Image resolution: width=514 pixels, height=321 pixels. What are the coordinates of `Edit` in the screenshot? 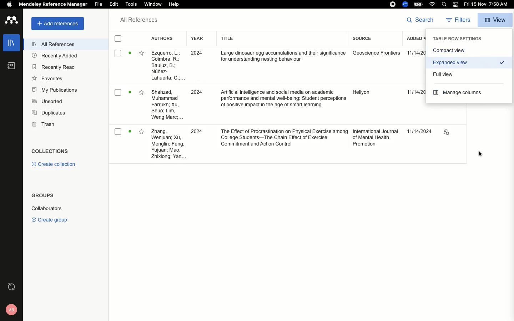 It's located at (114, 5).